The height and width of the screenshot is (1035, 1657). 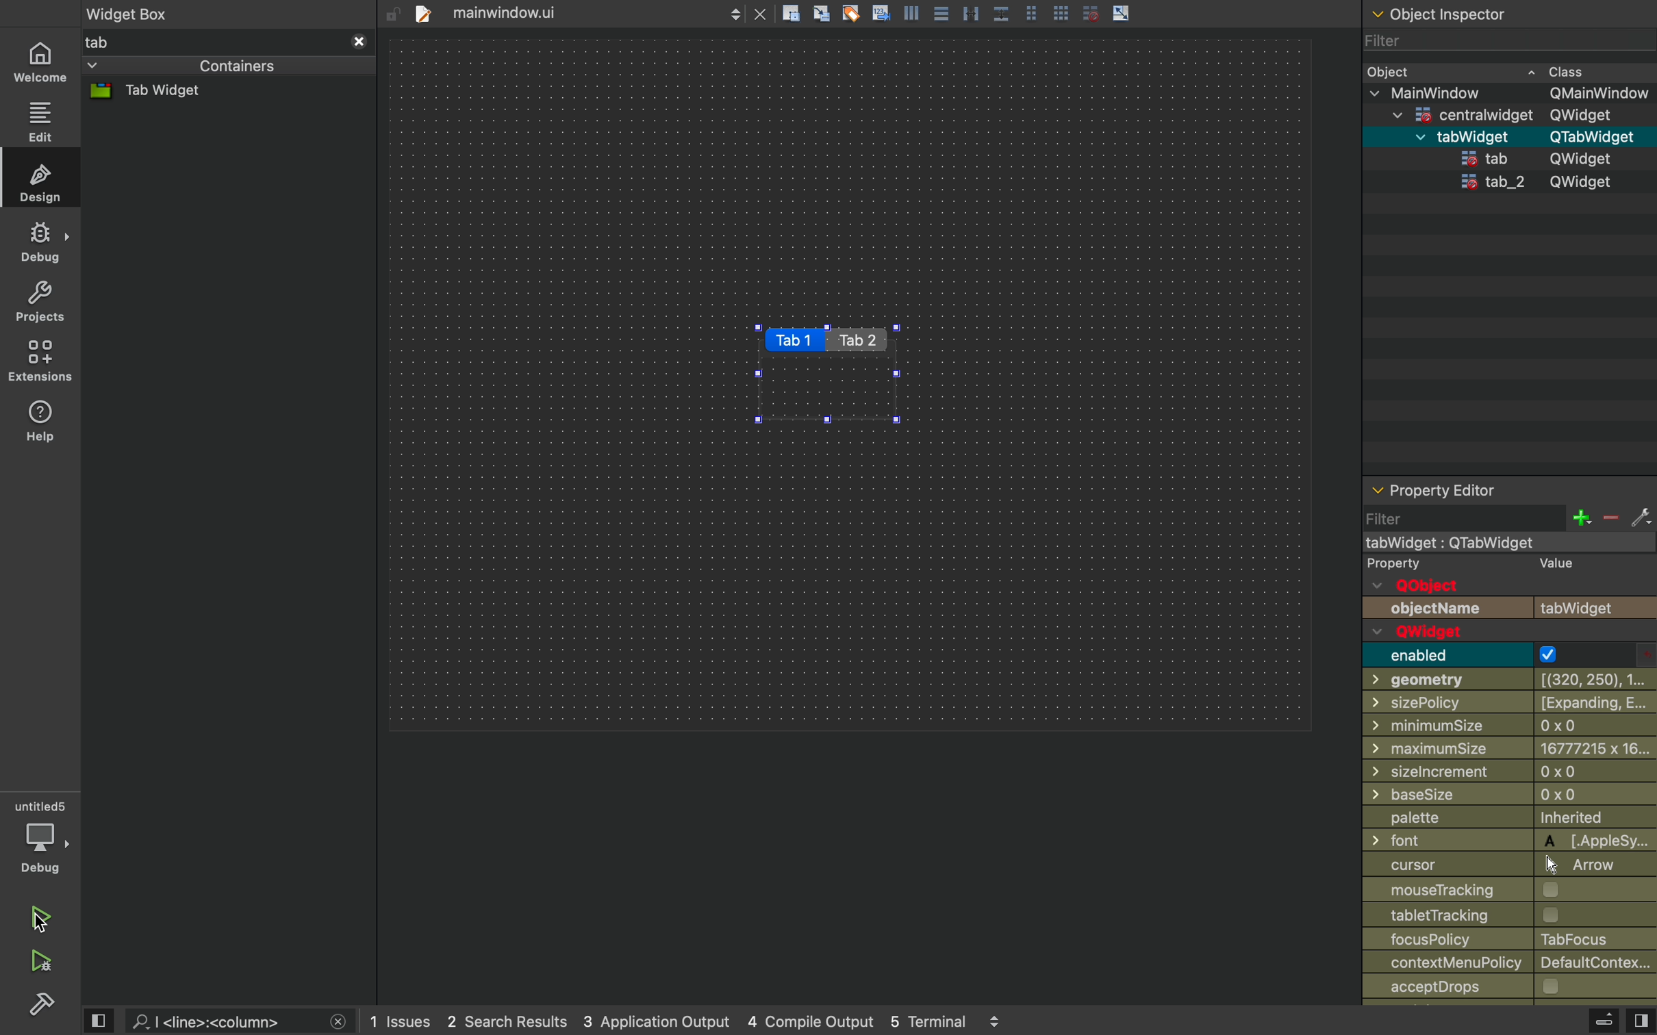 What do you see at coordinates (217, 12) in the screenshot?
I see `widget box` at bounding box center [217, 12].